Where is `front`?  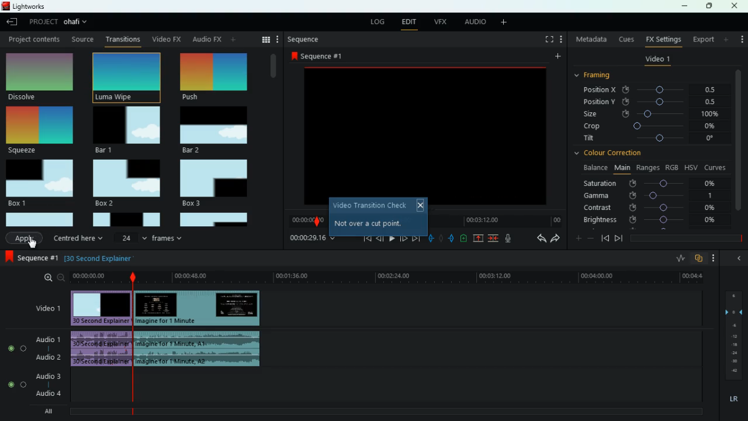
front is located at coordinates (619, 238).